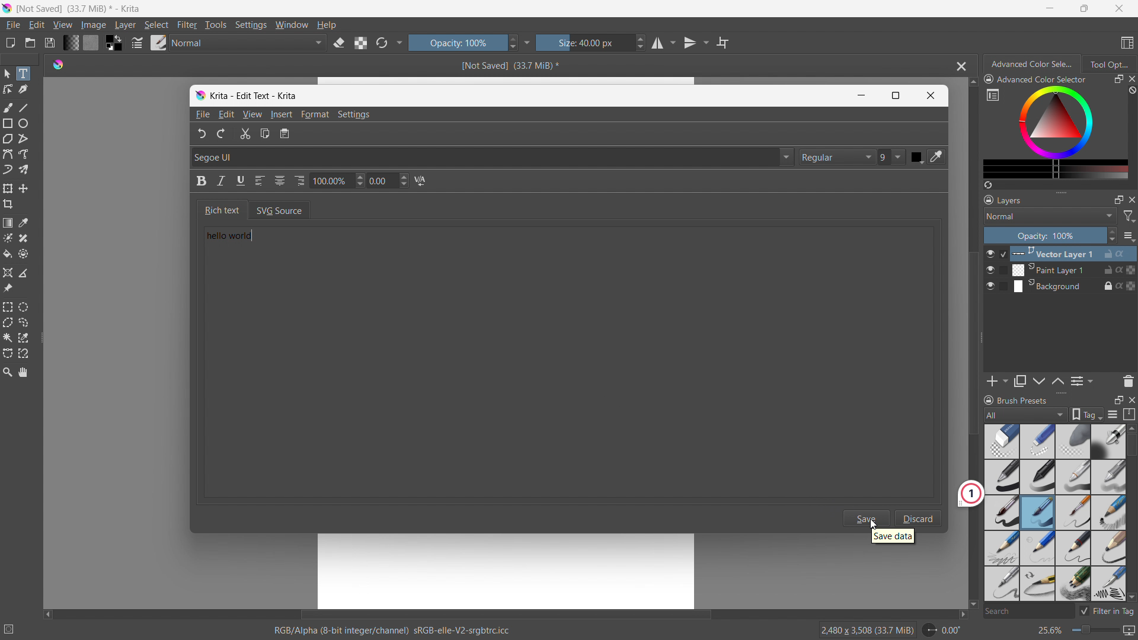 This screenshot has height=640, width=1138. What do you see at coordinates (300, 178) in the screenshot?
I see `Right align` at bounding box center [300, 178].